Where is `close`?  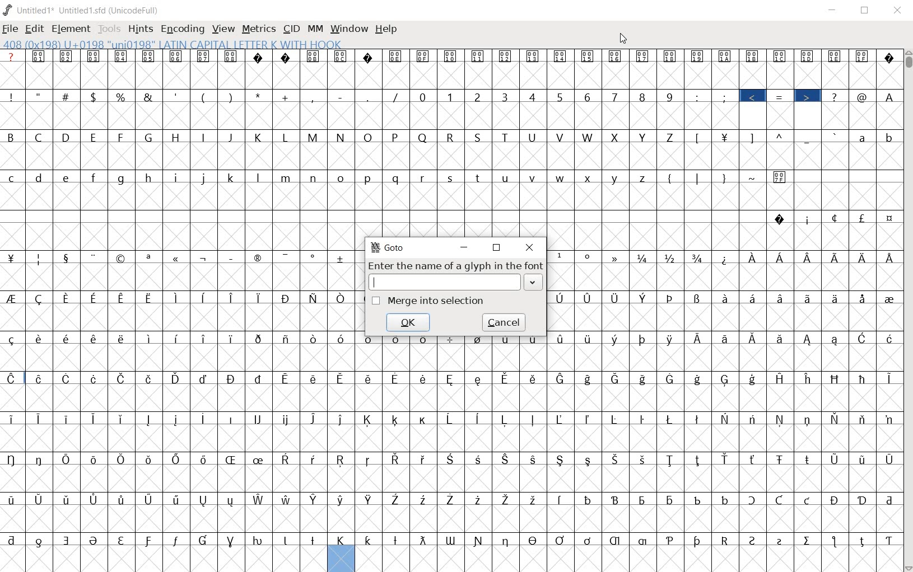
close is located at coordinates (898, 11).